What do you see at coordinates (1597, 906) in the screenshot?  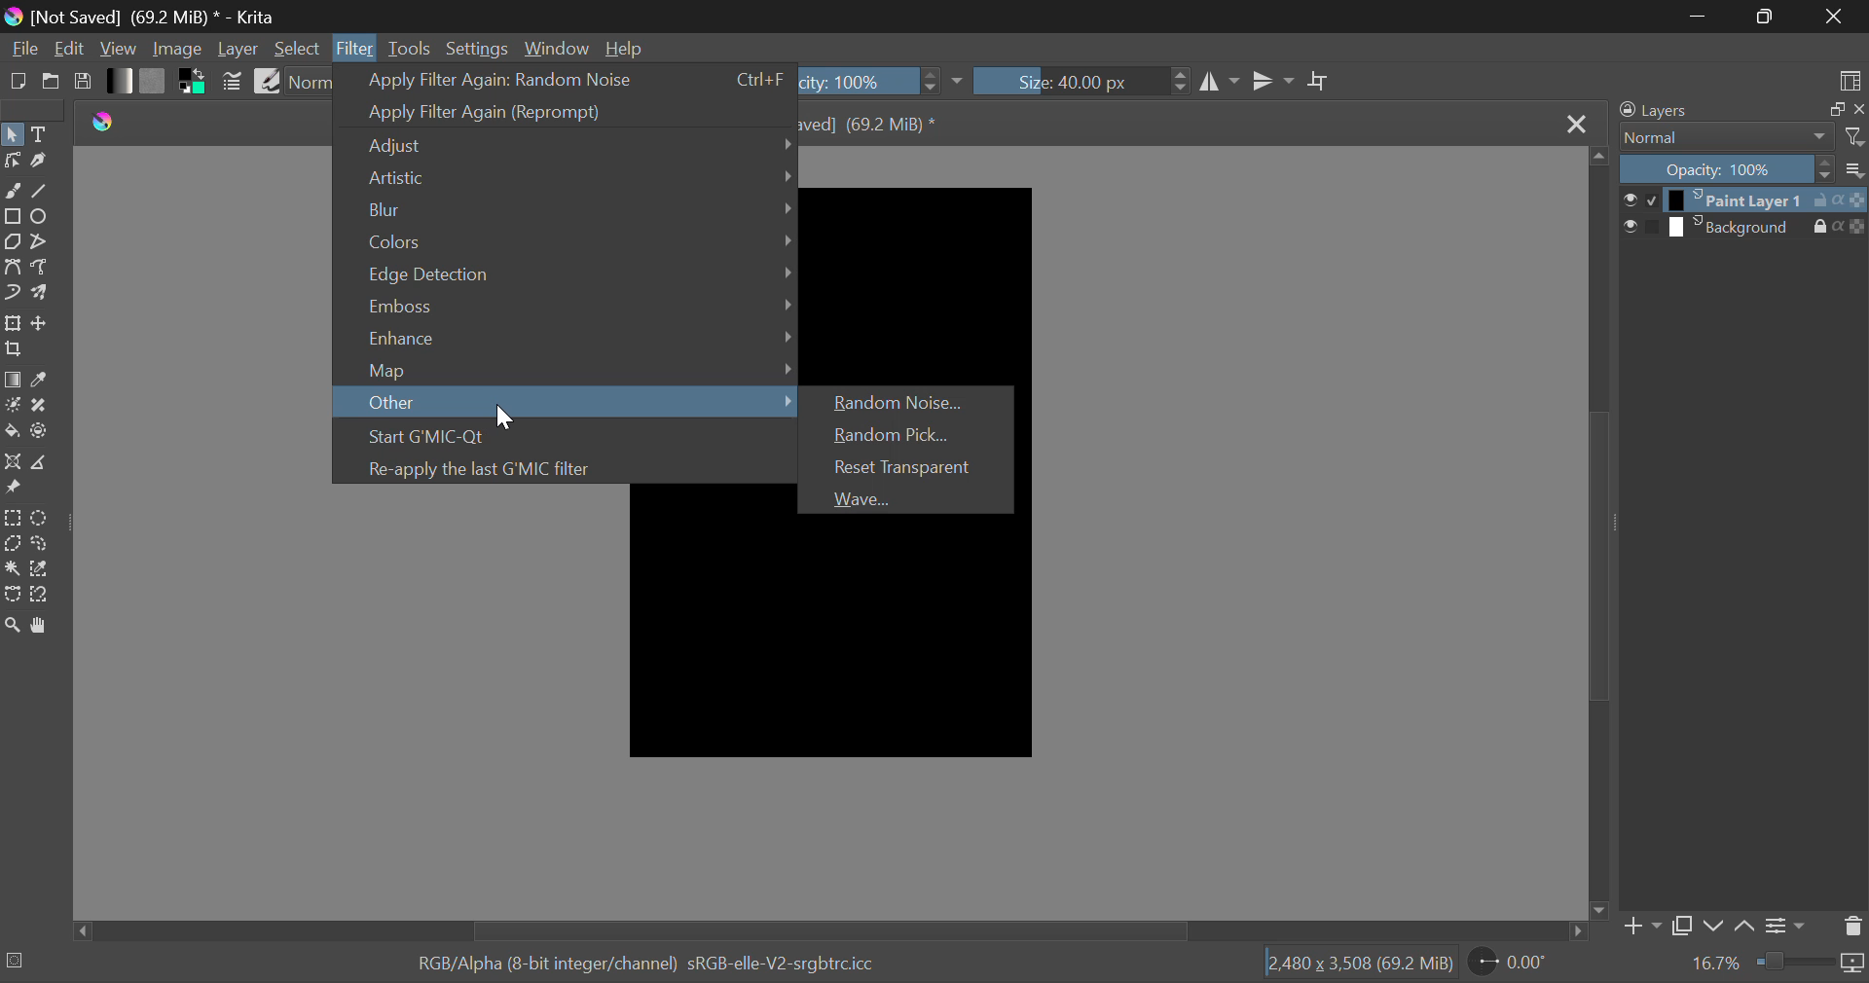 I see `move down` at bounding box center [1597, 906].